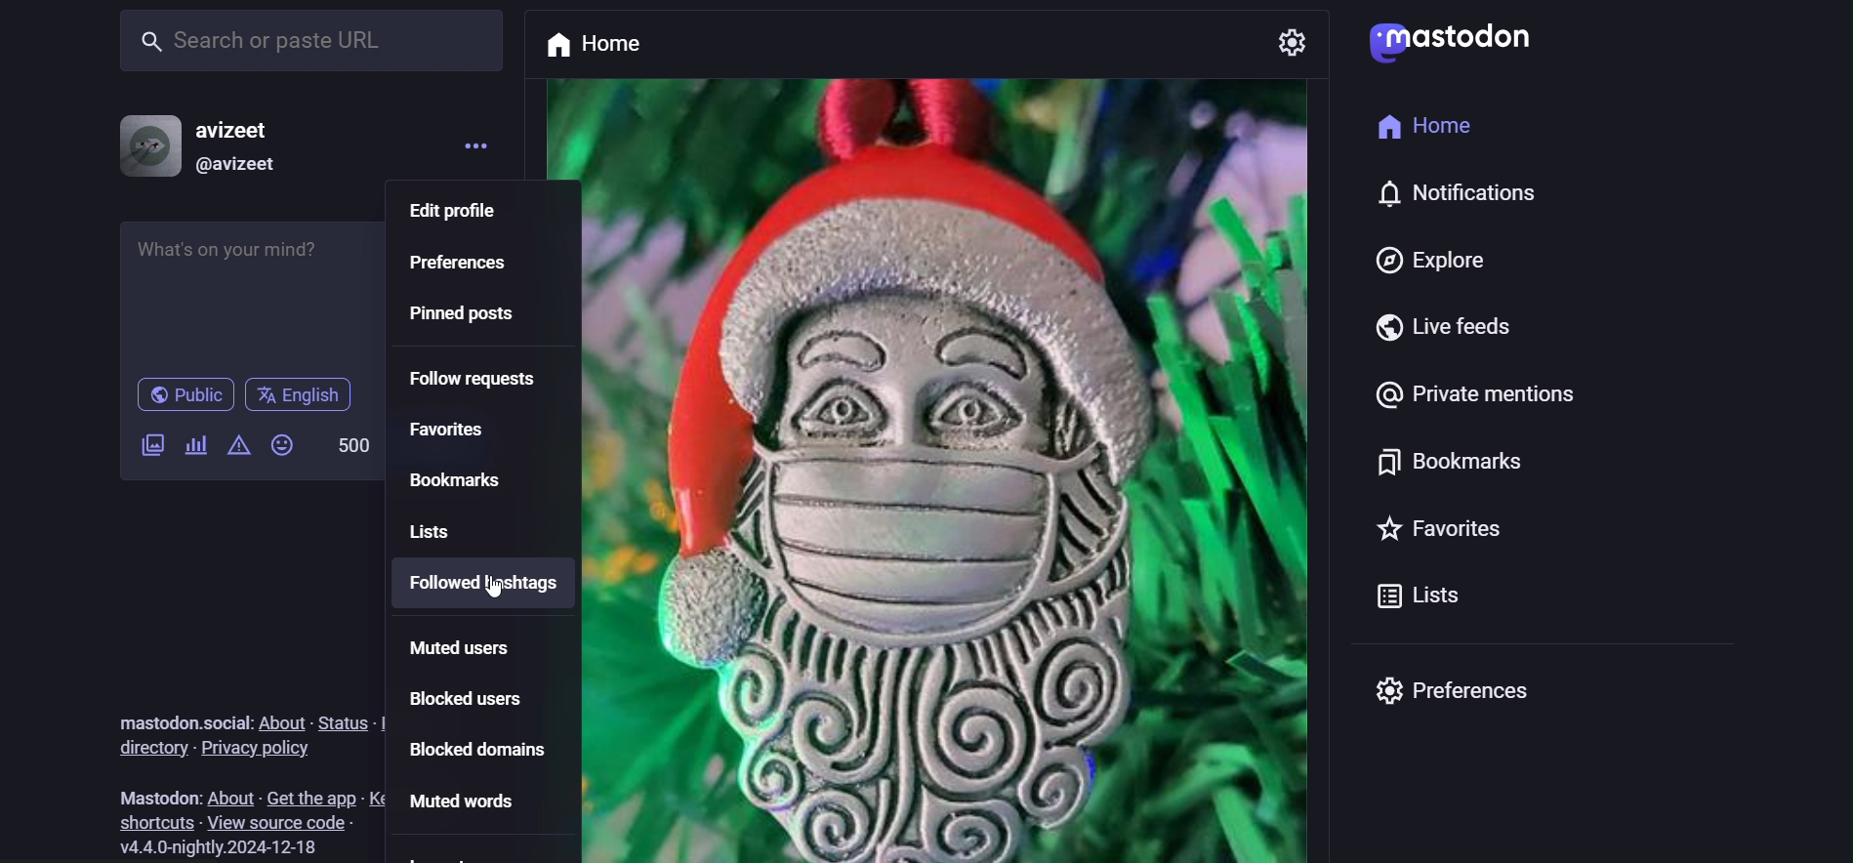 The image size is (1853, 863). Describe the element at coordinates (152, 796) in the screenshot. I see `Mastodon` at that location.